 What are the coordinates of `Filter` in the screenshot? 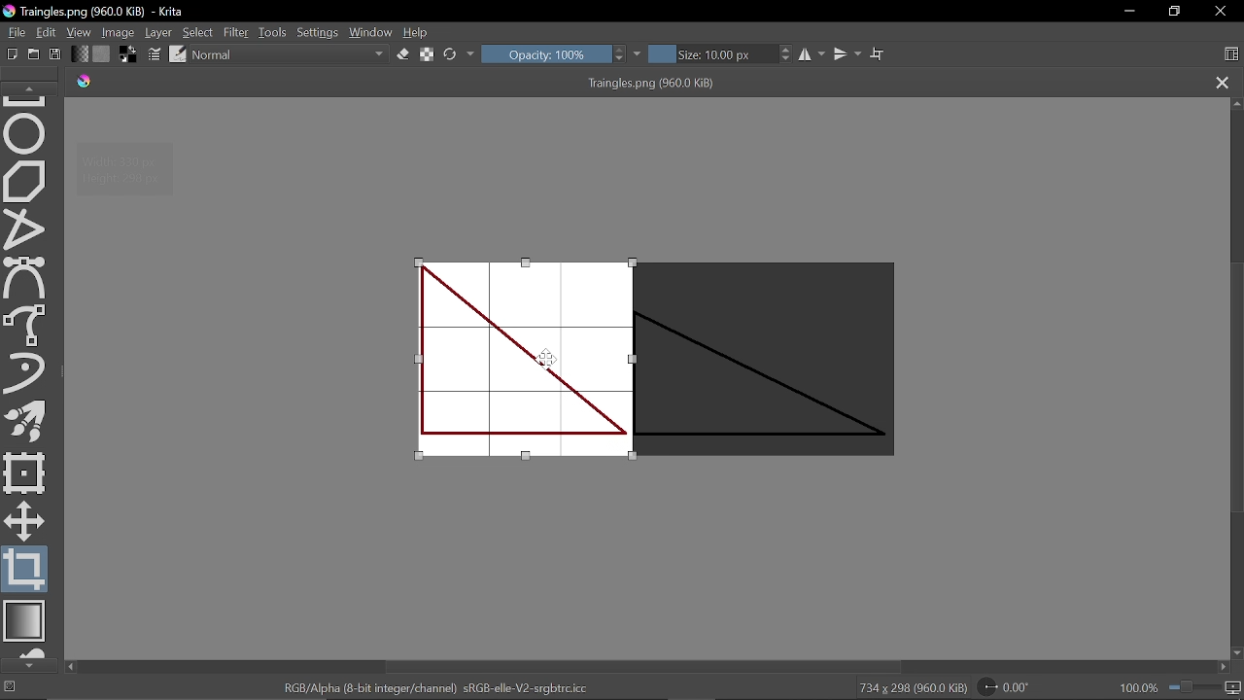 It's located at (235, 32).